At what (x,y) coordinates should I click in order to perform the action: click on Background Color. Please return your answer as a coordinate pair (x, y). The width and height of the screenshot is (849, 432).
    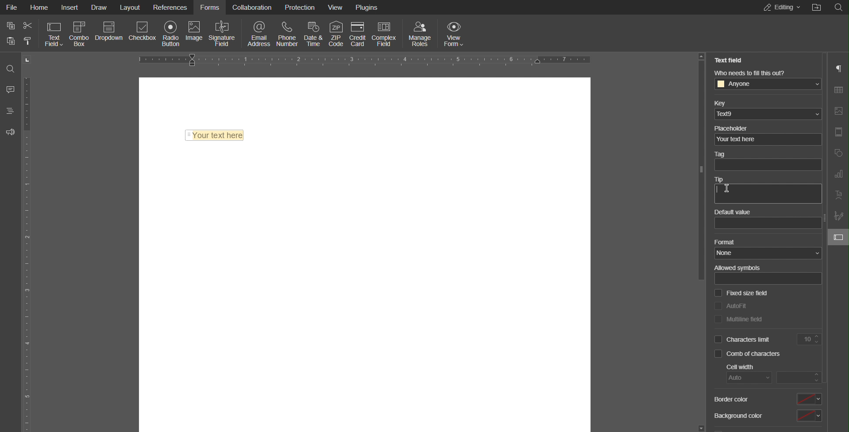
    Looking at the image, I should click on (737, 419).